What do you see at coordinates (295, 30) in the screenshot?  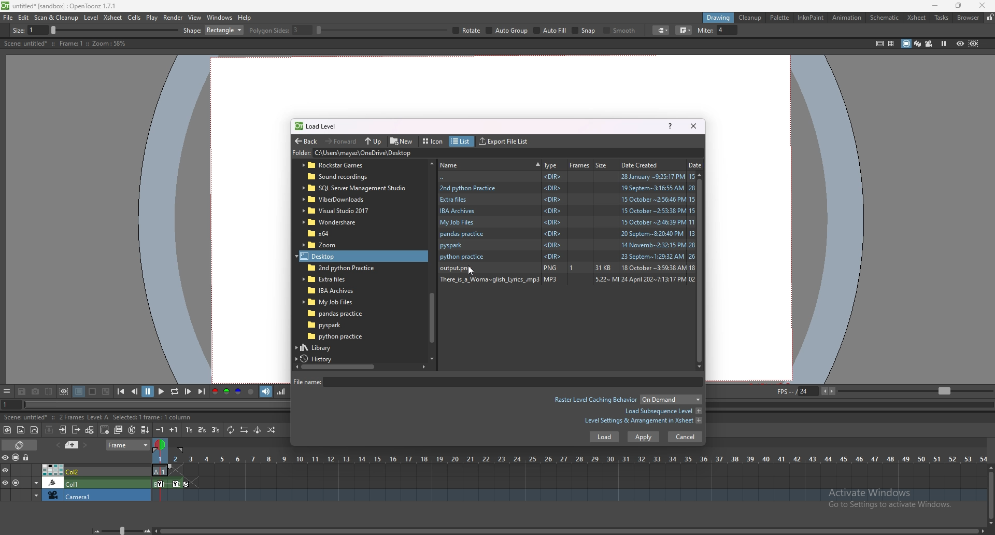 I see `hardness` at bounding box center [295, 30].